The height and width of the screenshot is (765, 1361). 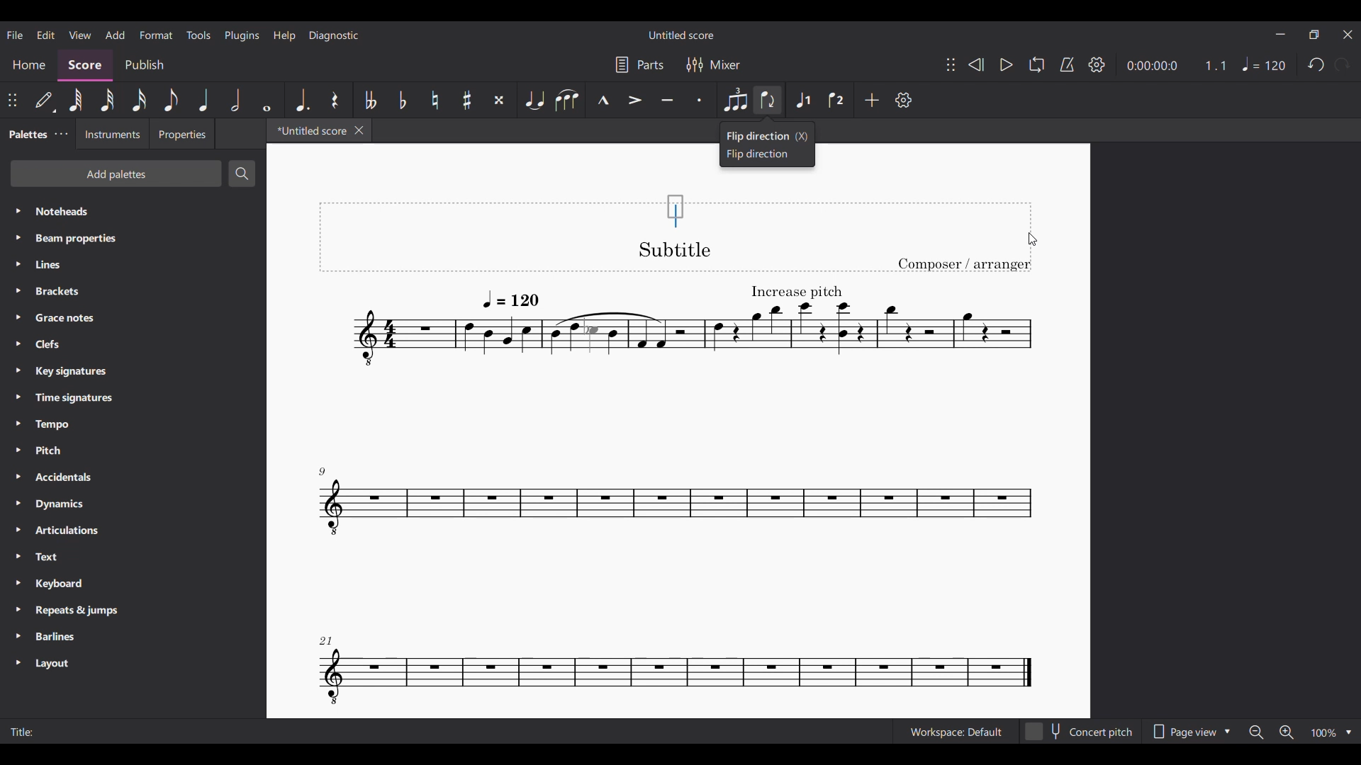 I want to click on Loop playback, so click(x=1037, y=64).